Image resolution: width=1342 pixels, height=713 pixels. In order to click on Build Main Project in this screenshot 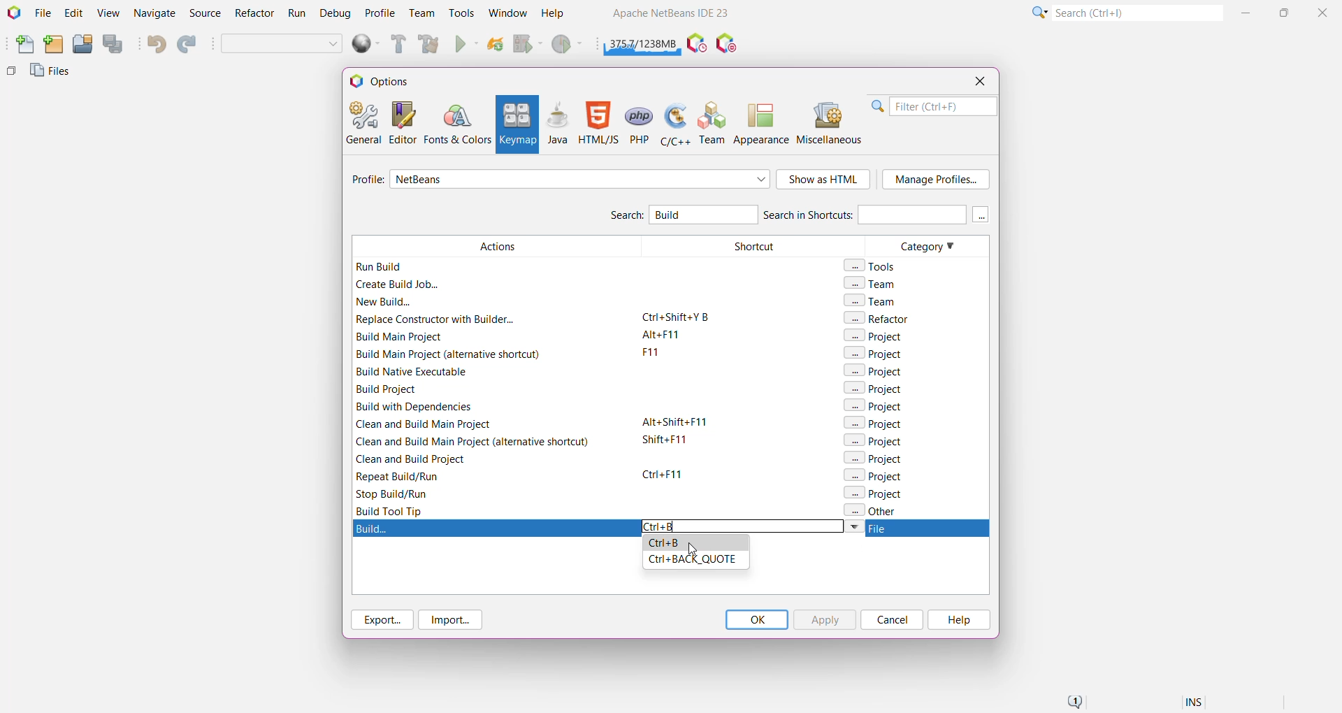, I will do `click(396, 44)`.